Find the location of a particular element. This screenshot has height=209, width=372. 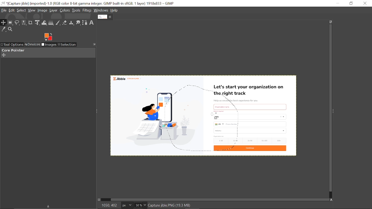

Clone tool is located at coordinates (72, 23).